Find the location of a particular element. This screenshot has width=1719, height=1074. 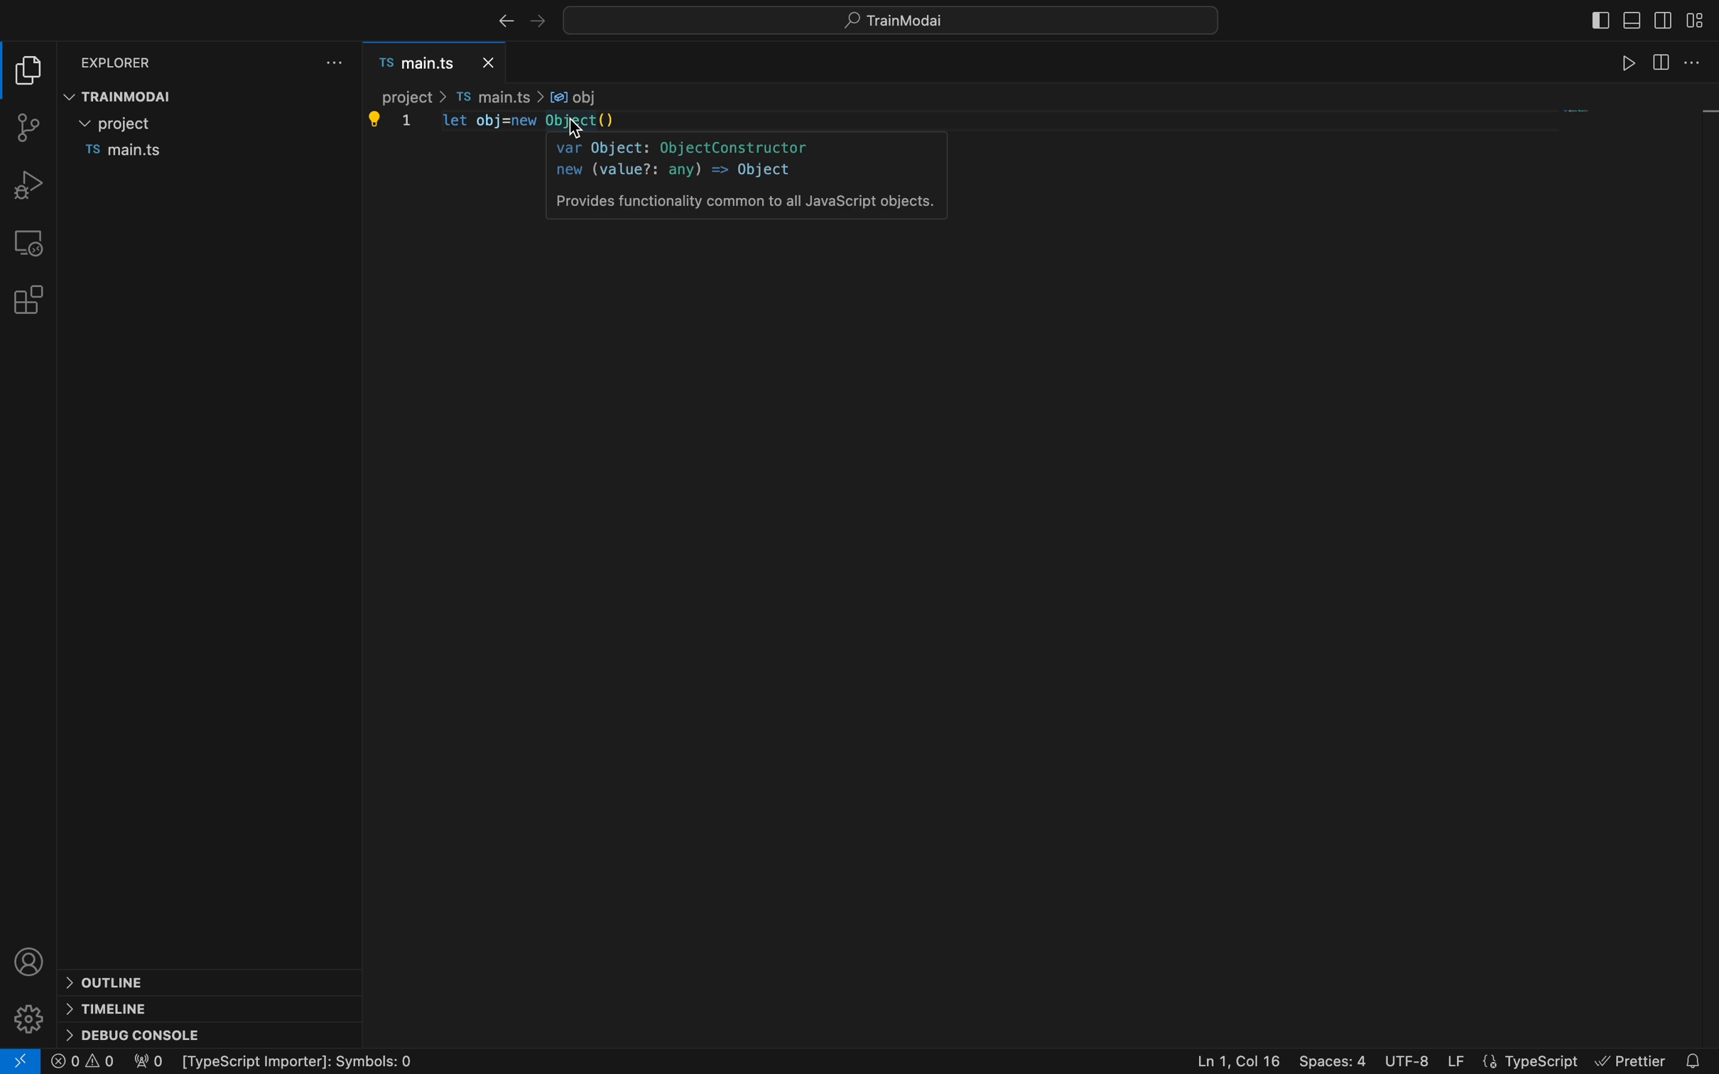

outline is located at coordinates (112, 982).